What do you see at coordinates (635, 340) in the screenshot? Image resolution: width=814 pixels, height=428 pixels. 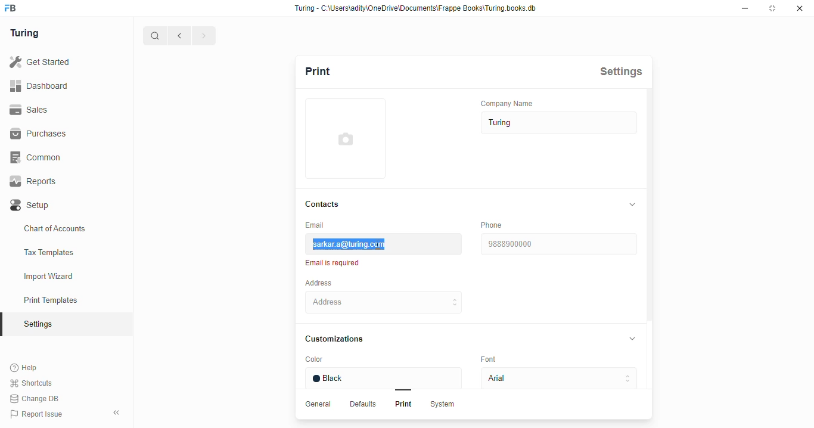 I see `collapse` at bounding box center [635, 340].